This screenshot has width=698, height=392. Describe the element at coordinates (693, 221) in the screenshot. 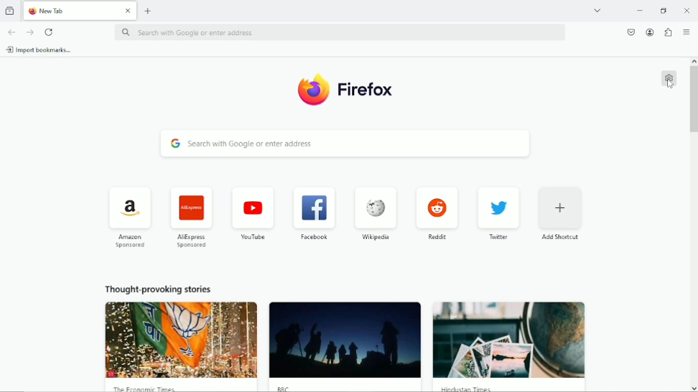

I see `Vertical scrollbar` at that location.